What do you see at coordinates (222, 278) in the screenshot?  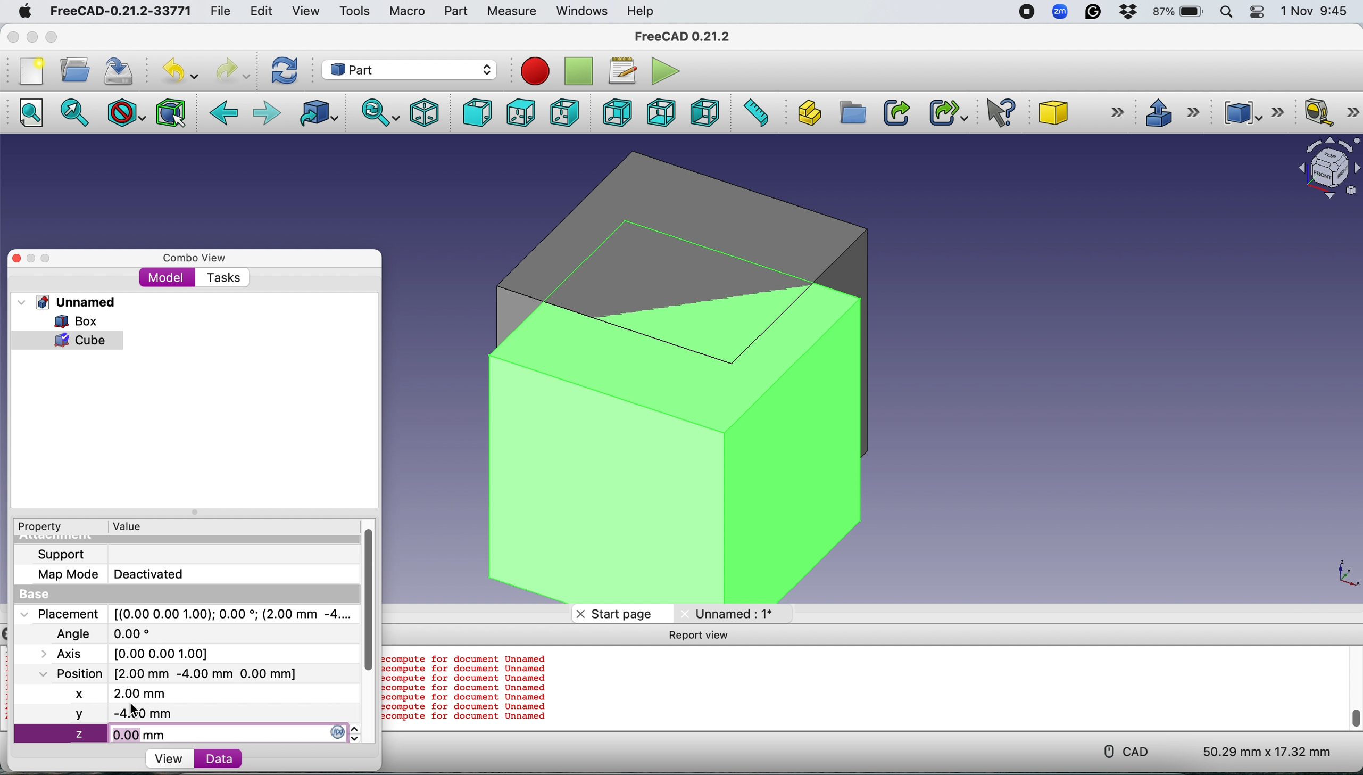 I see `Tasks` at bounding box center [222, 278].